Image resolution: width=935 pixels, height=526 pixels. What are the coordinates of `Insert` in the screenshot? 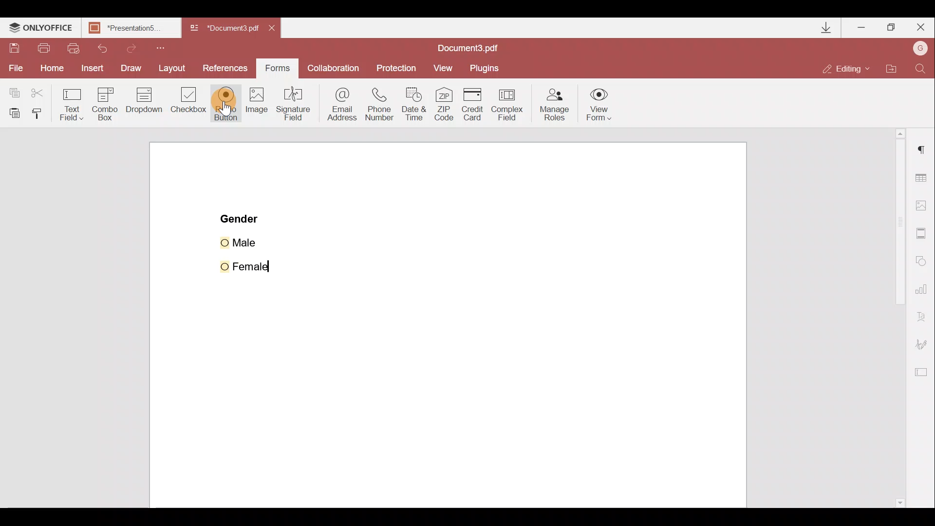 It's located at (91, 69).